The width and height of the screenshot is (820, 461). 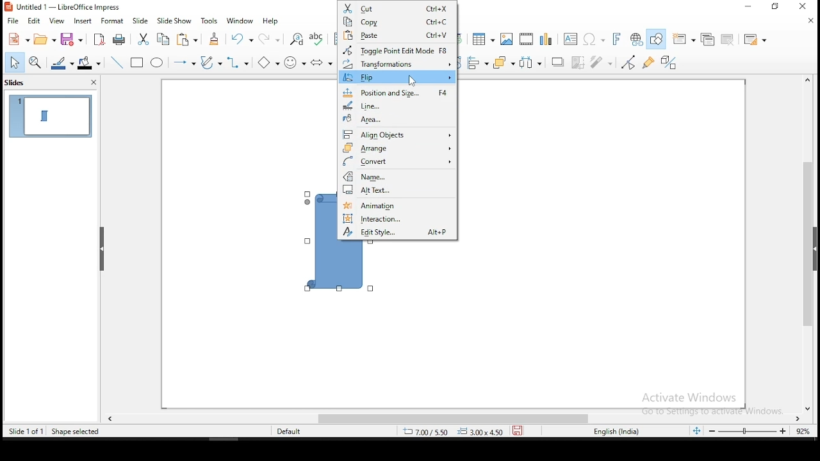 What do you see at coordinates (658, 39) in the screenshot?
I see `show draw functions` at bounding box center [658, 39].